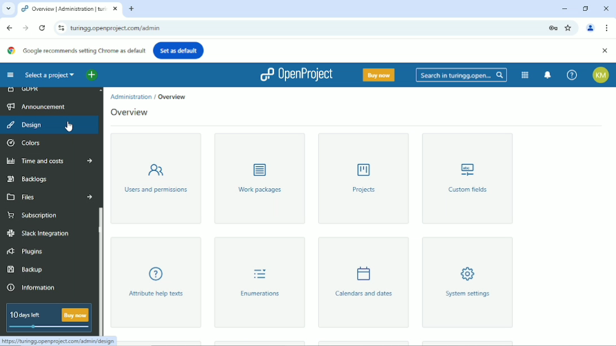 This screenshot has height=346, width=616. Describe the element at coordinates (469, 179) in the screenshot. I see `Custom fields` at that location.